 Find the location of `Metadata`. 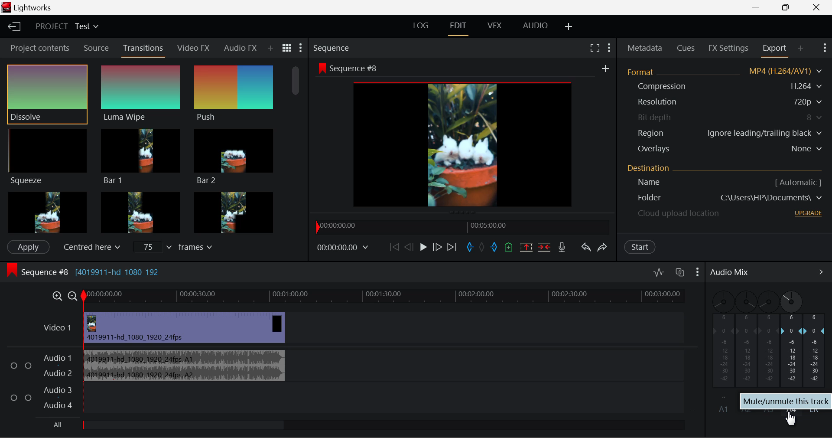

Metadata is located at coordinates (644, 49).